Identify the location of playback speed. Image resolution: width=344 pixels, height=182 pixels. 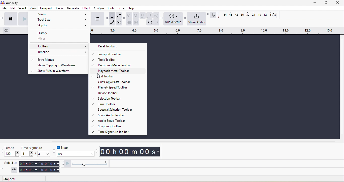
(89, 164).